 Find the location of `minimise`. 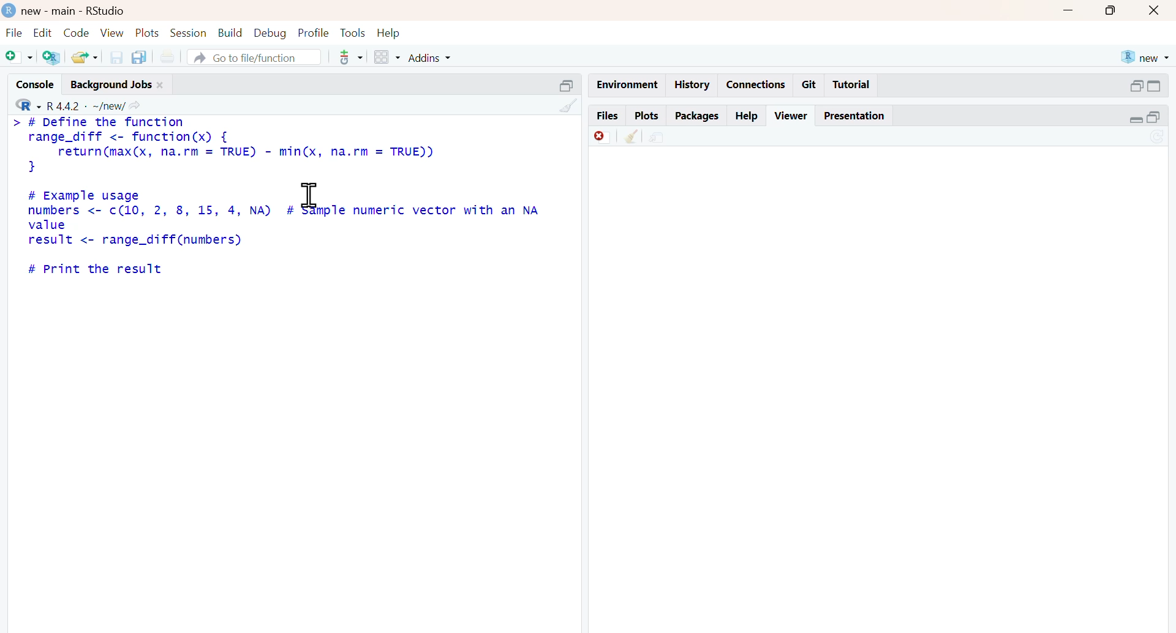

minimise is located at coordinates (1069, 10).